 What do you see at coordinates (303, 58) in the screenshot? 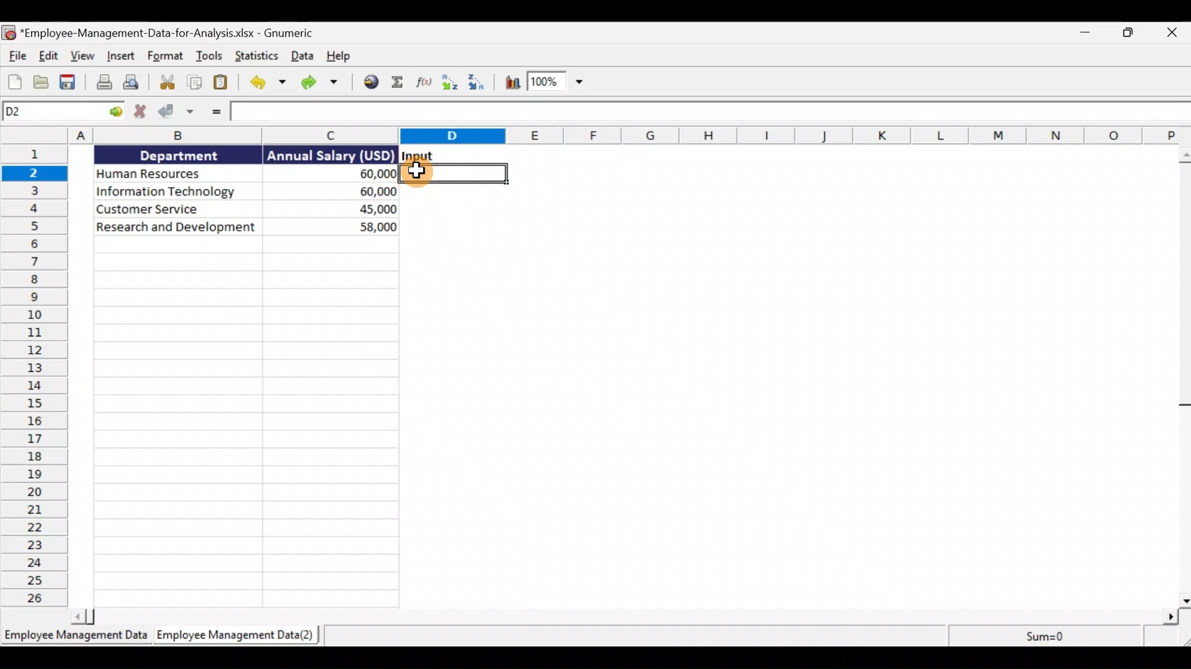
I see `Data` at bounding box center [303, 58].